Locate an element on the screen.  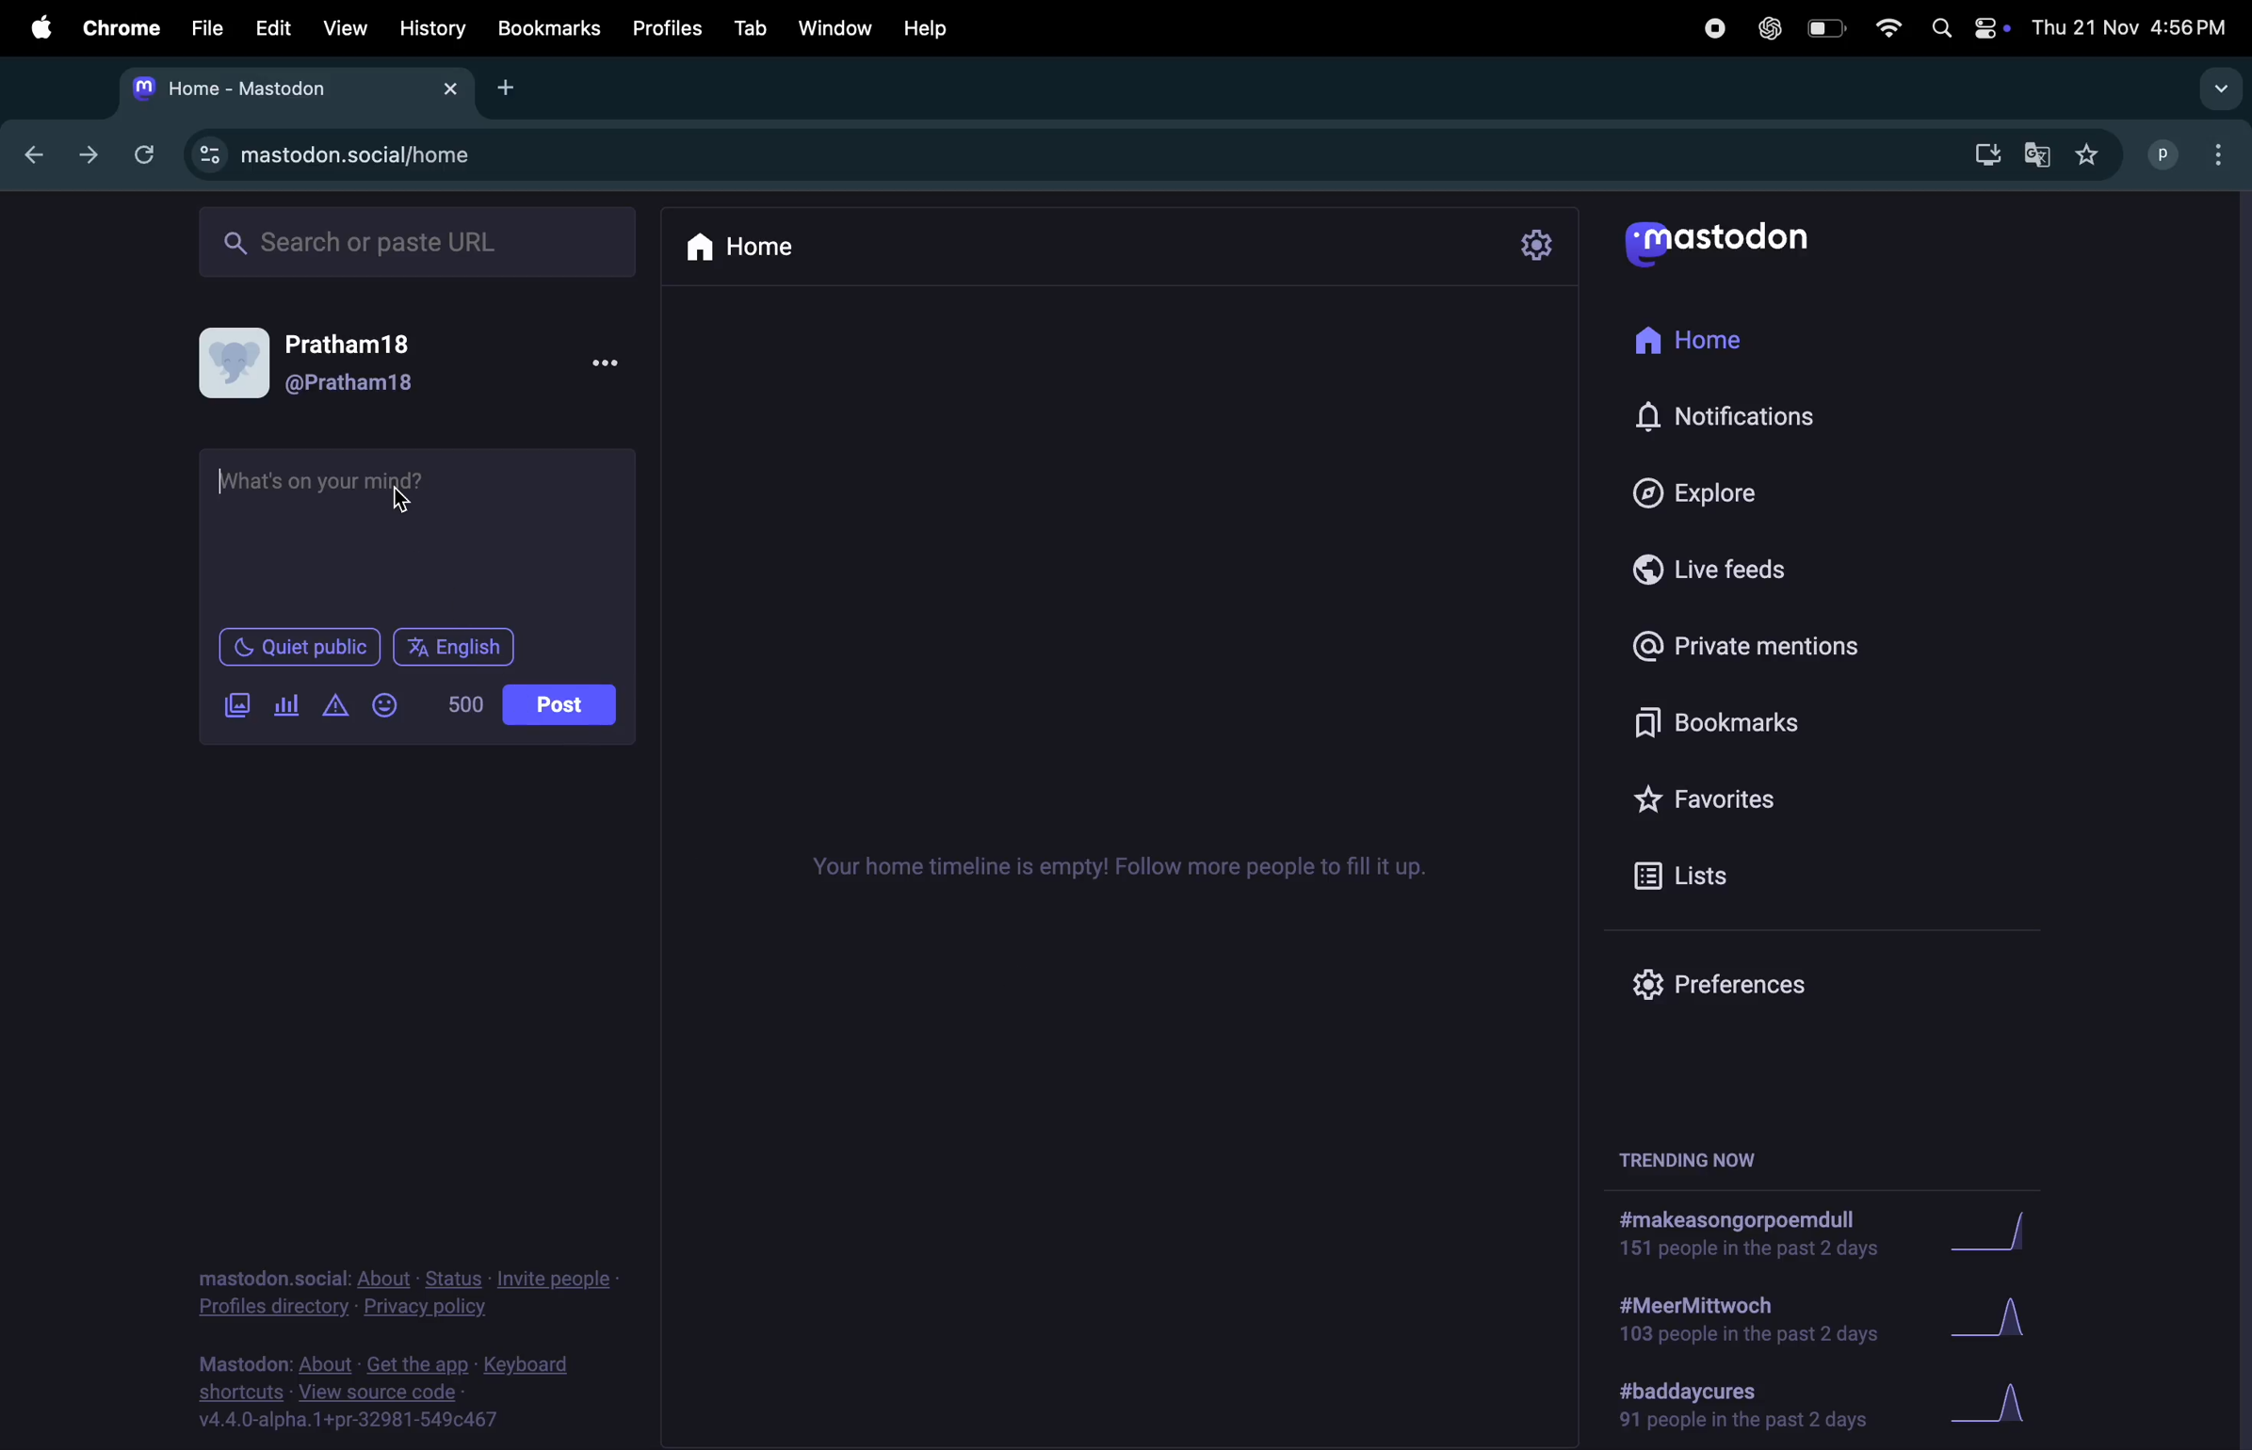
private mentions is located at coordinates (1749, 652).